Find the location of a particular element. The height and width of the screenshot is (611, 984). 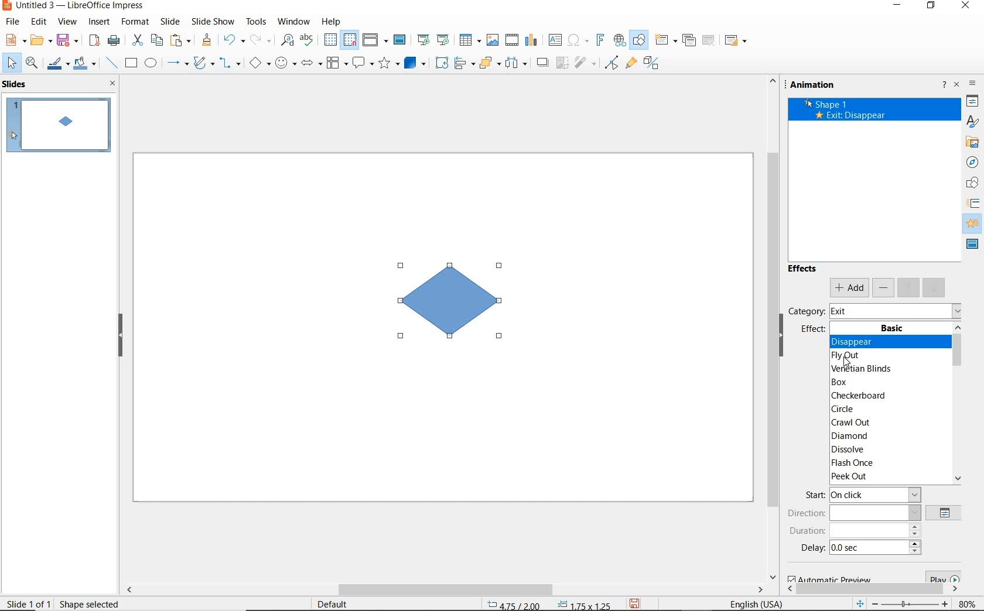

slide layout is located at coordinates (736, 40).